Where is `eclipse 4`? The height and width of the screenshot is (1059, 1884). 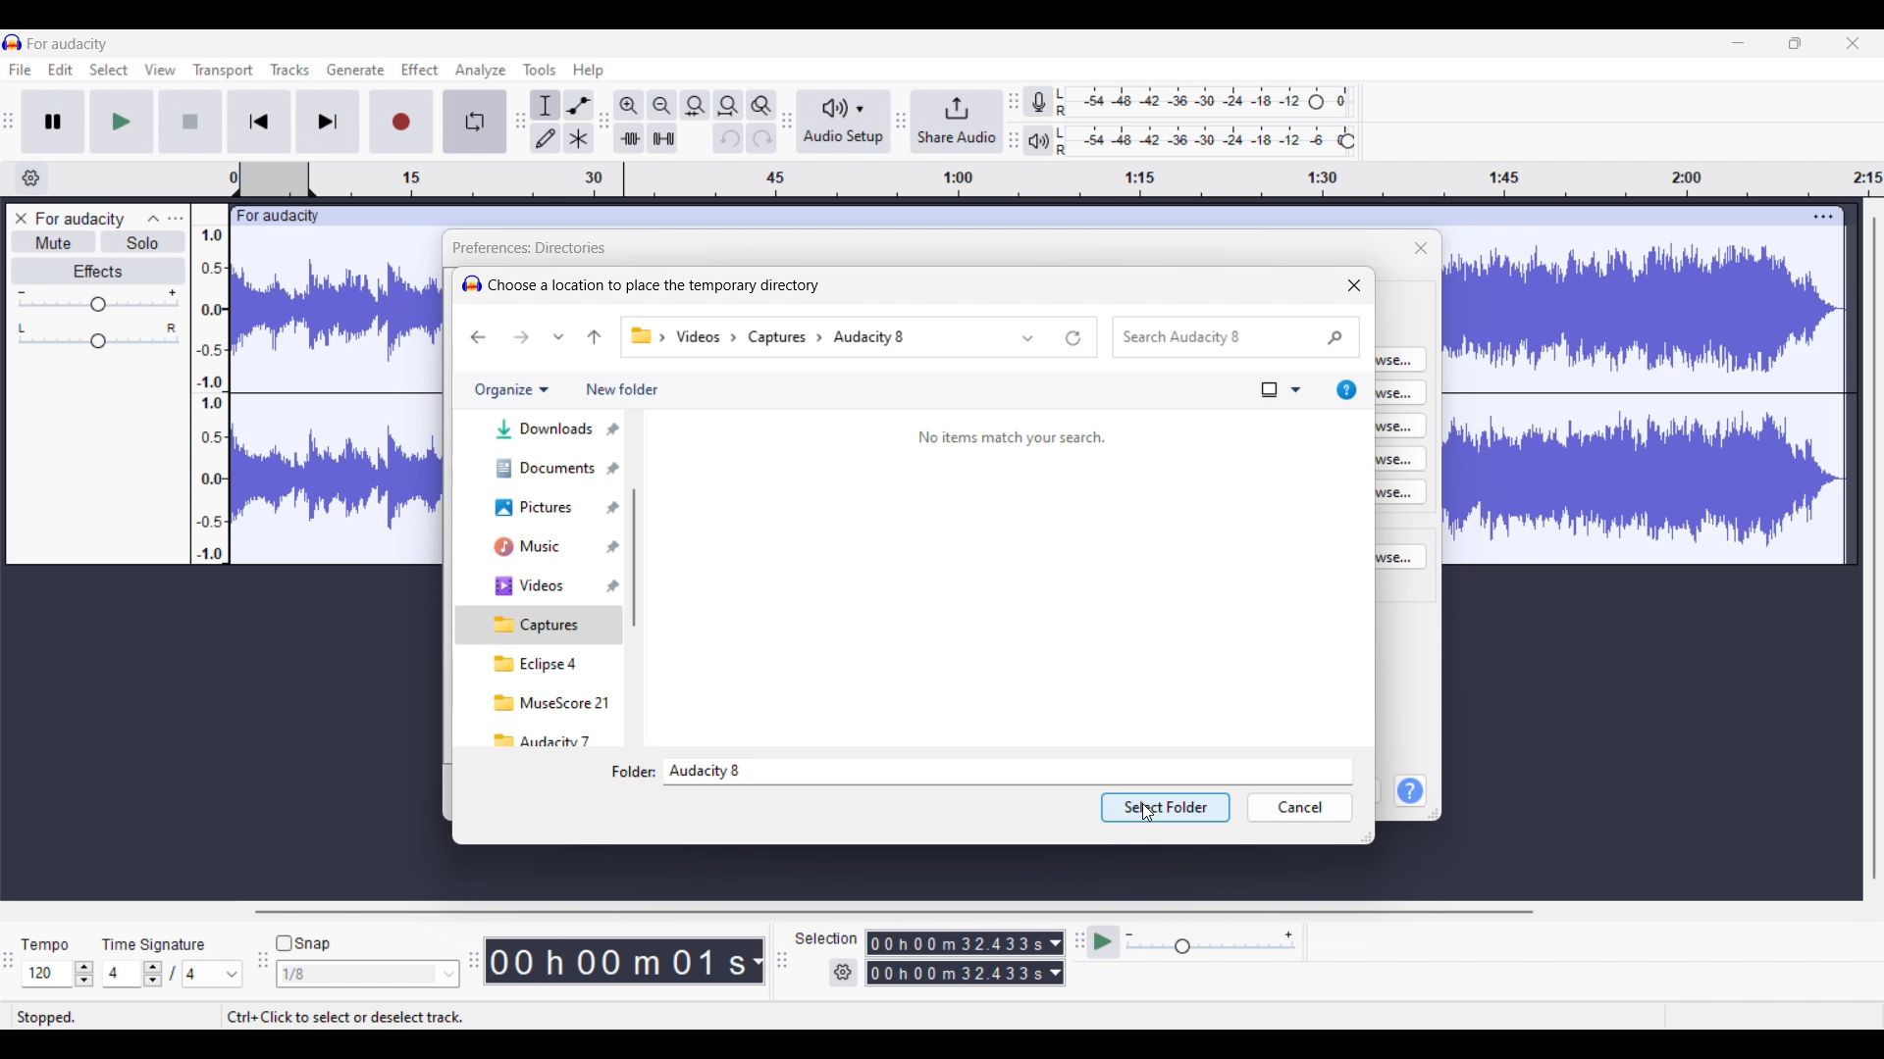
eclipse 4 is located at coordinates (539, 663).